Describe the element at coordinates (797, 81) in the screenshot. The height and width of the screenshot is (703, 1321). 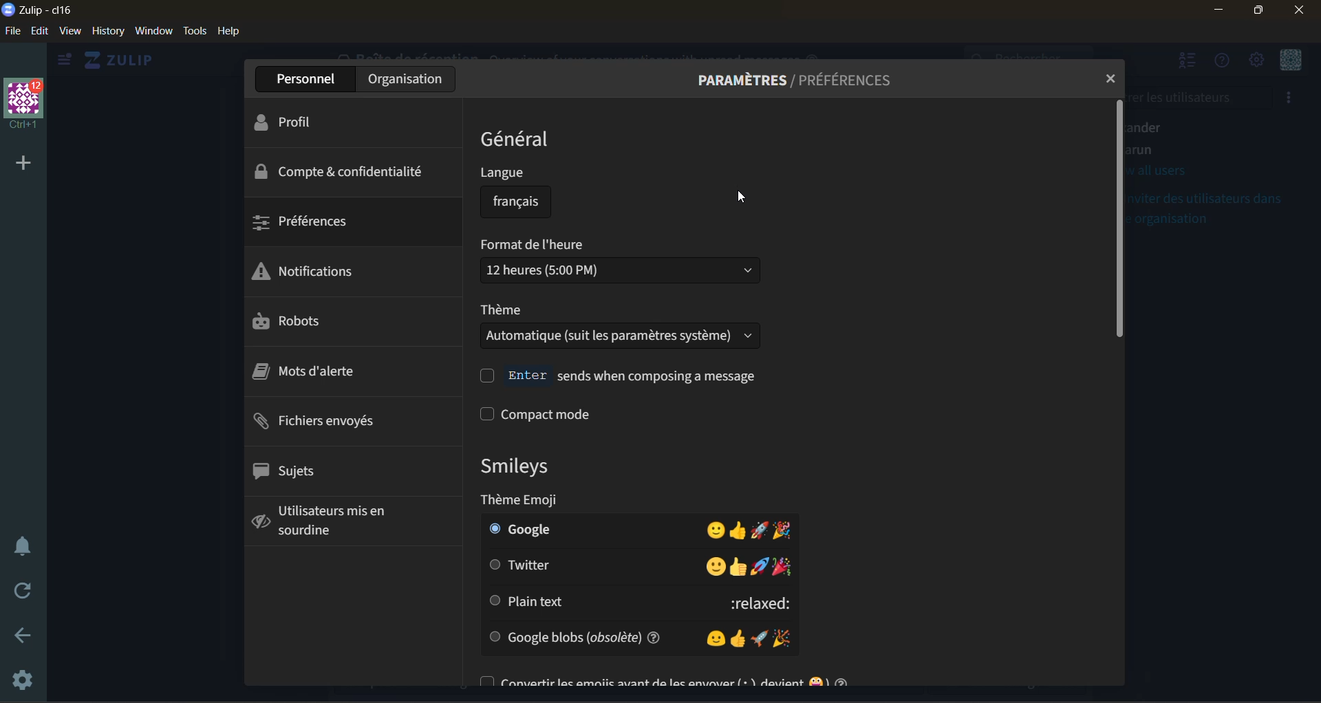
I see `settings/preferences` at that location.